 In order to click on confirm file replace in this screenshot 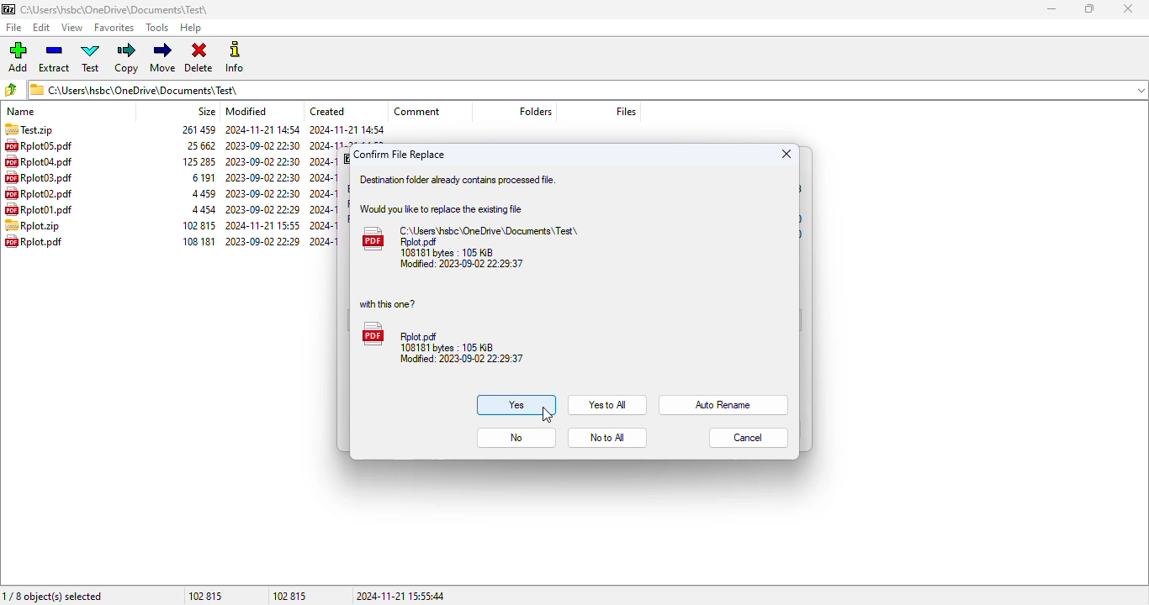, I will do `click(399, 155)`.